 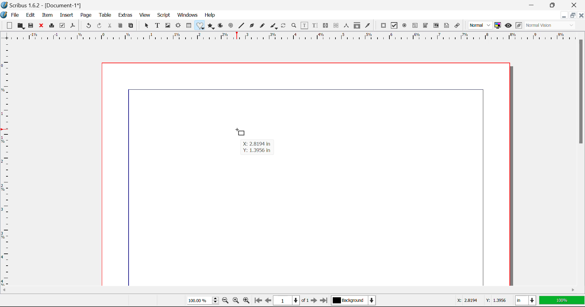 What do you see at coordinates (457, 26) in the screenshot?
I see `Link Annotation` at bounding box center [457, 26].